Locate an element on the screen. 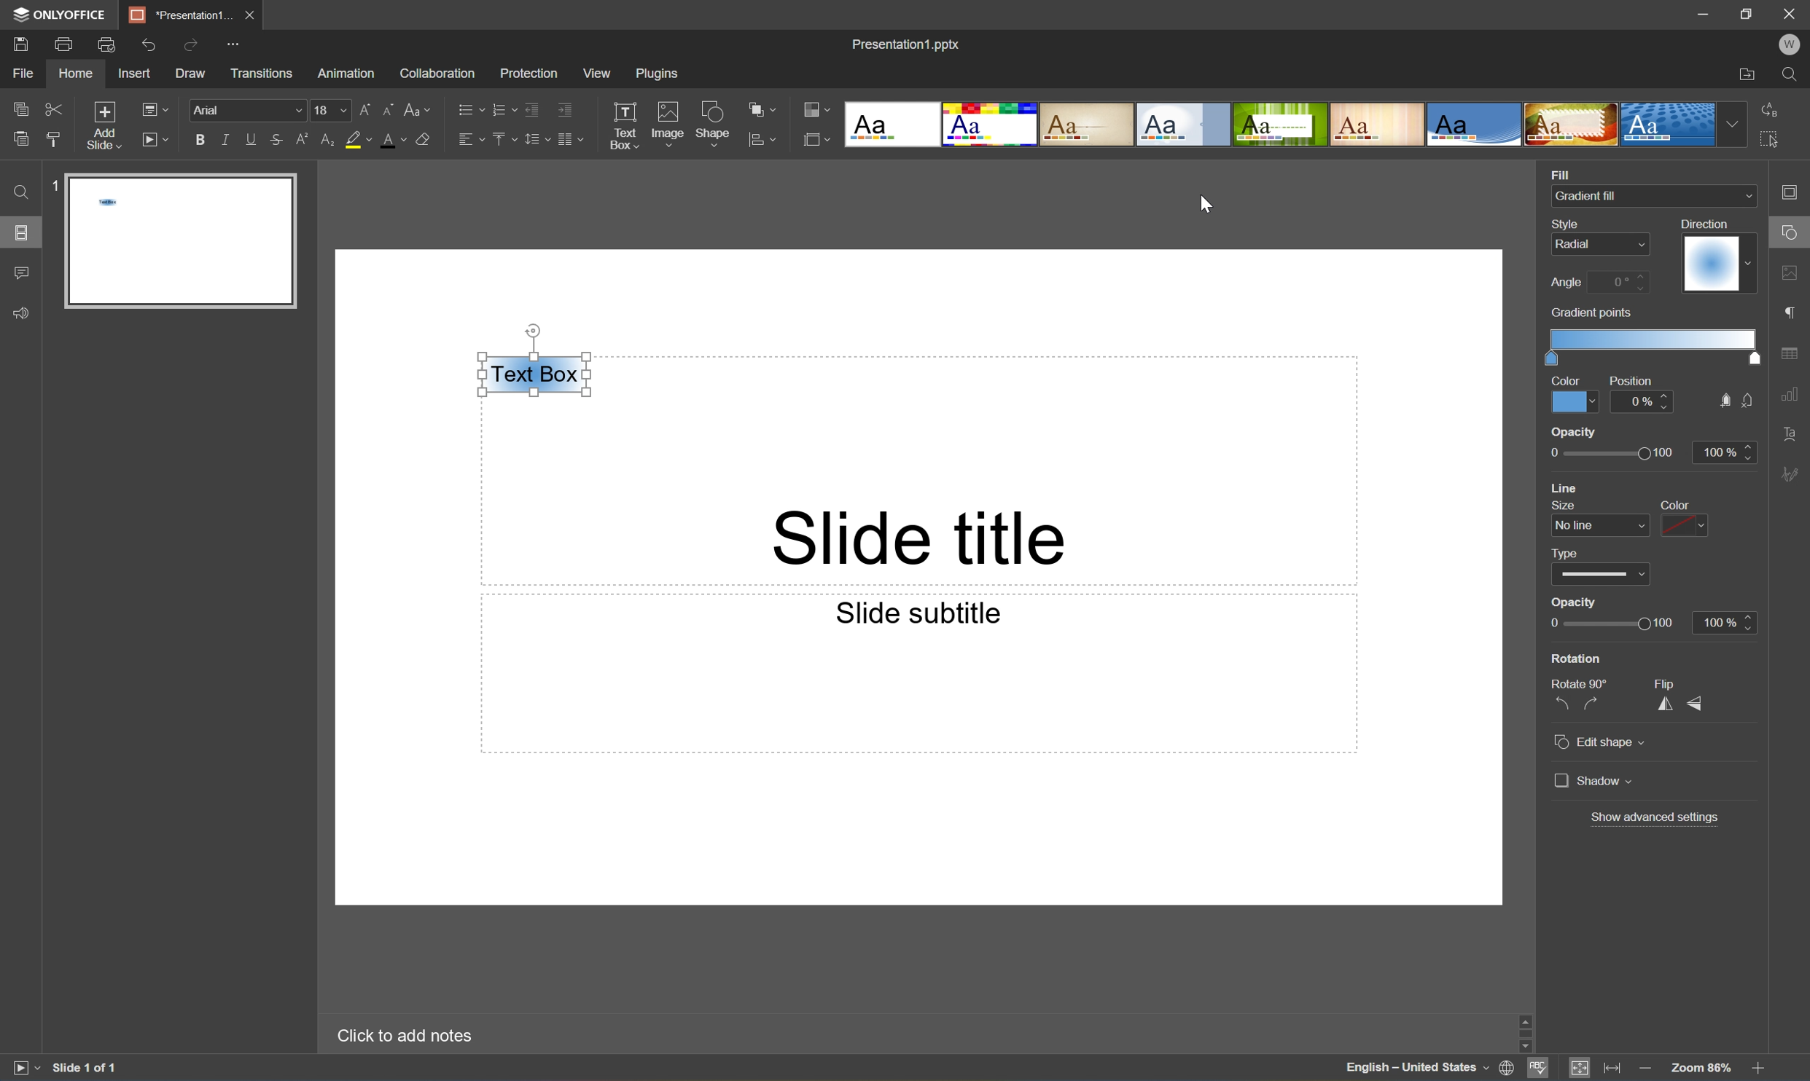 This screenshot has width=1810, height=1081. Italic is located at coordinates (224, 141).